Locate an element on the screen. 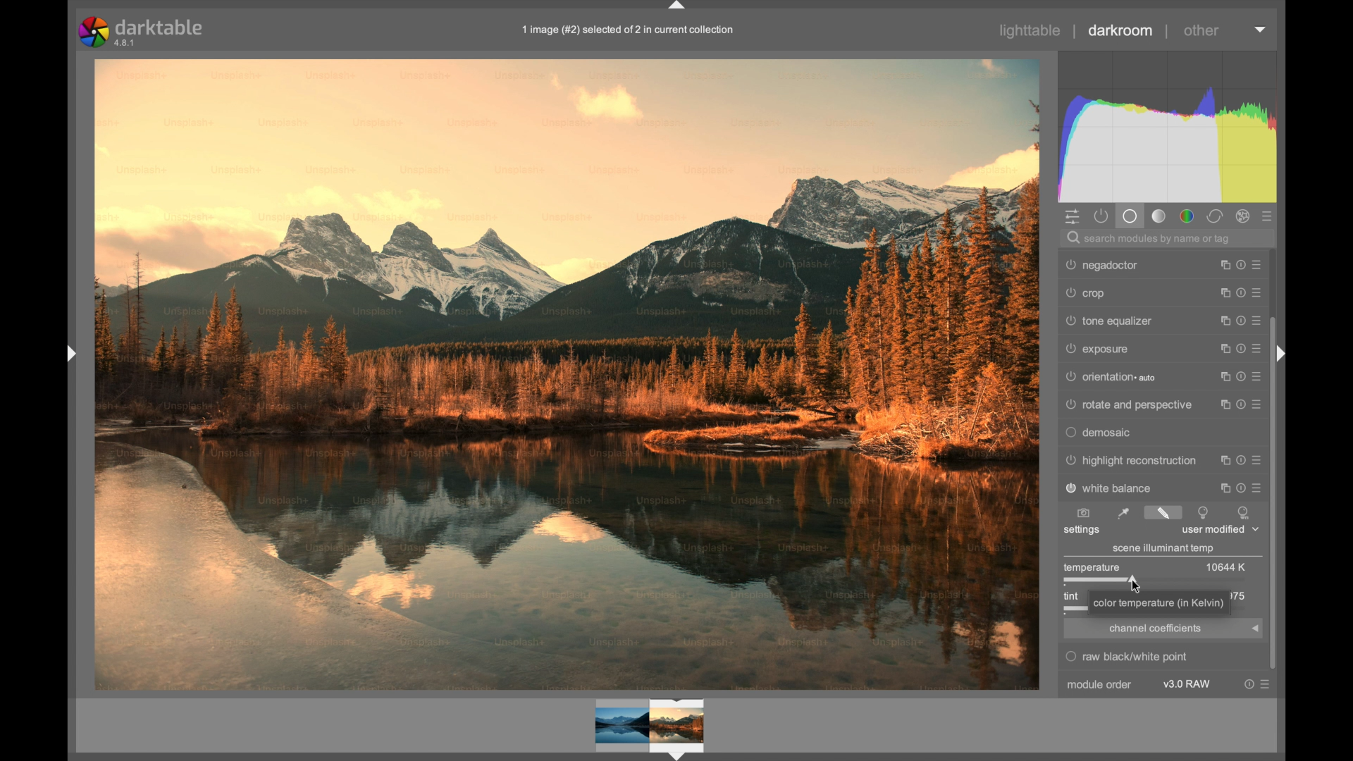  reset parameters is located at coordinates (1242, 457).